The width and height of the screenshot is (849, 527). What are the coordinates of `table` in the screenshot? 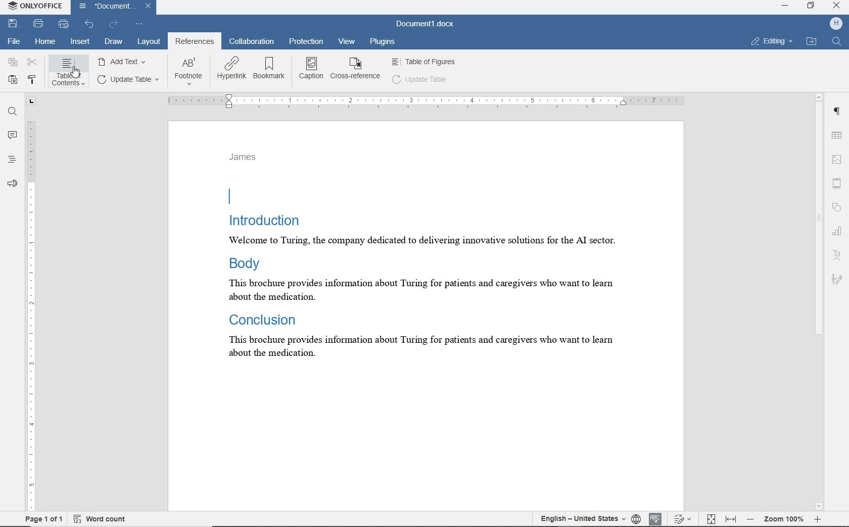 It's located at (838, 135).